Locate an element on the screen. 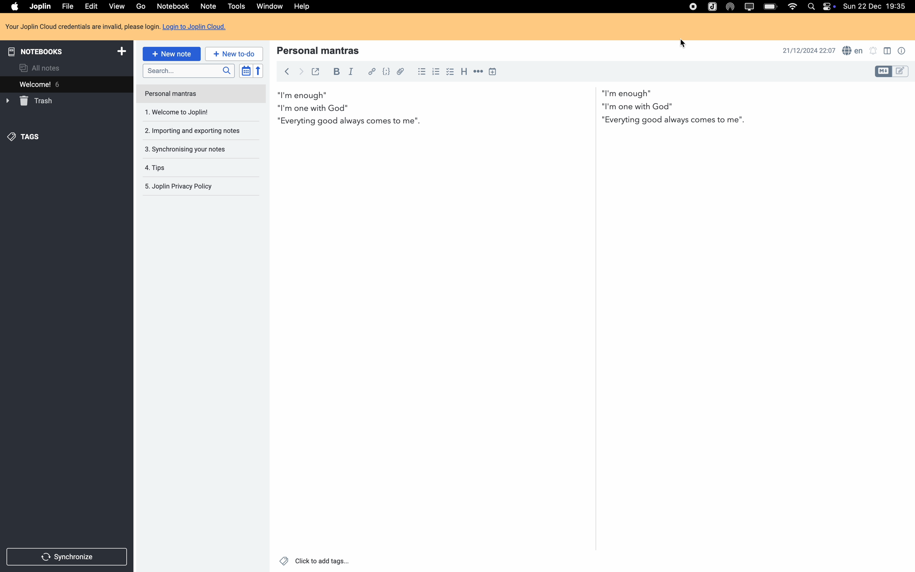 This screenshot has width=915, height=572. note is located at coordinates (207, 7).